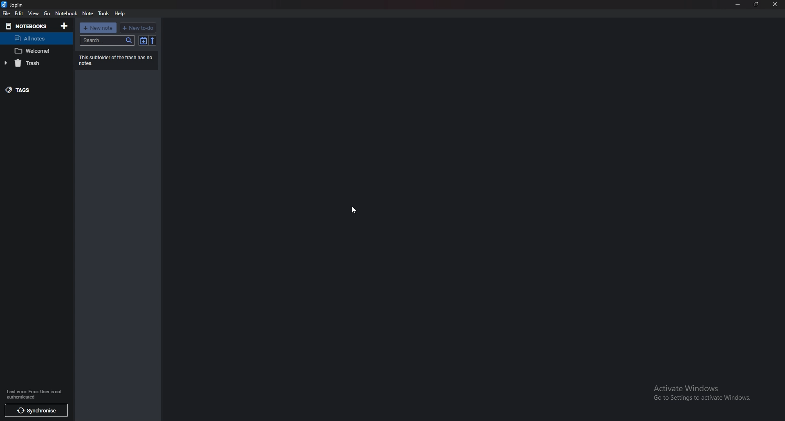 The image size is (785, 421). What do you see at coordinates (35, 38) in the screenshot?
I see `All Notes` at bounding box center [35, 38].